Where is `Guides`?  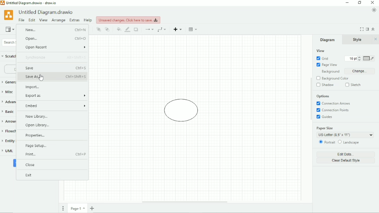 Guides is located at coordinates (325, 117).